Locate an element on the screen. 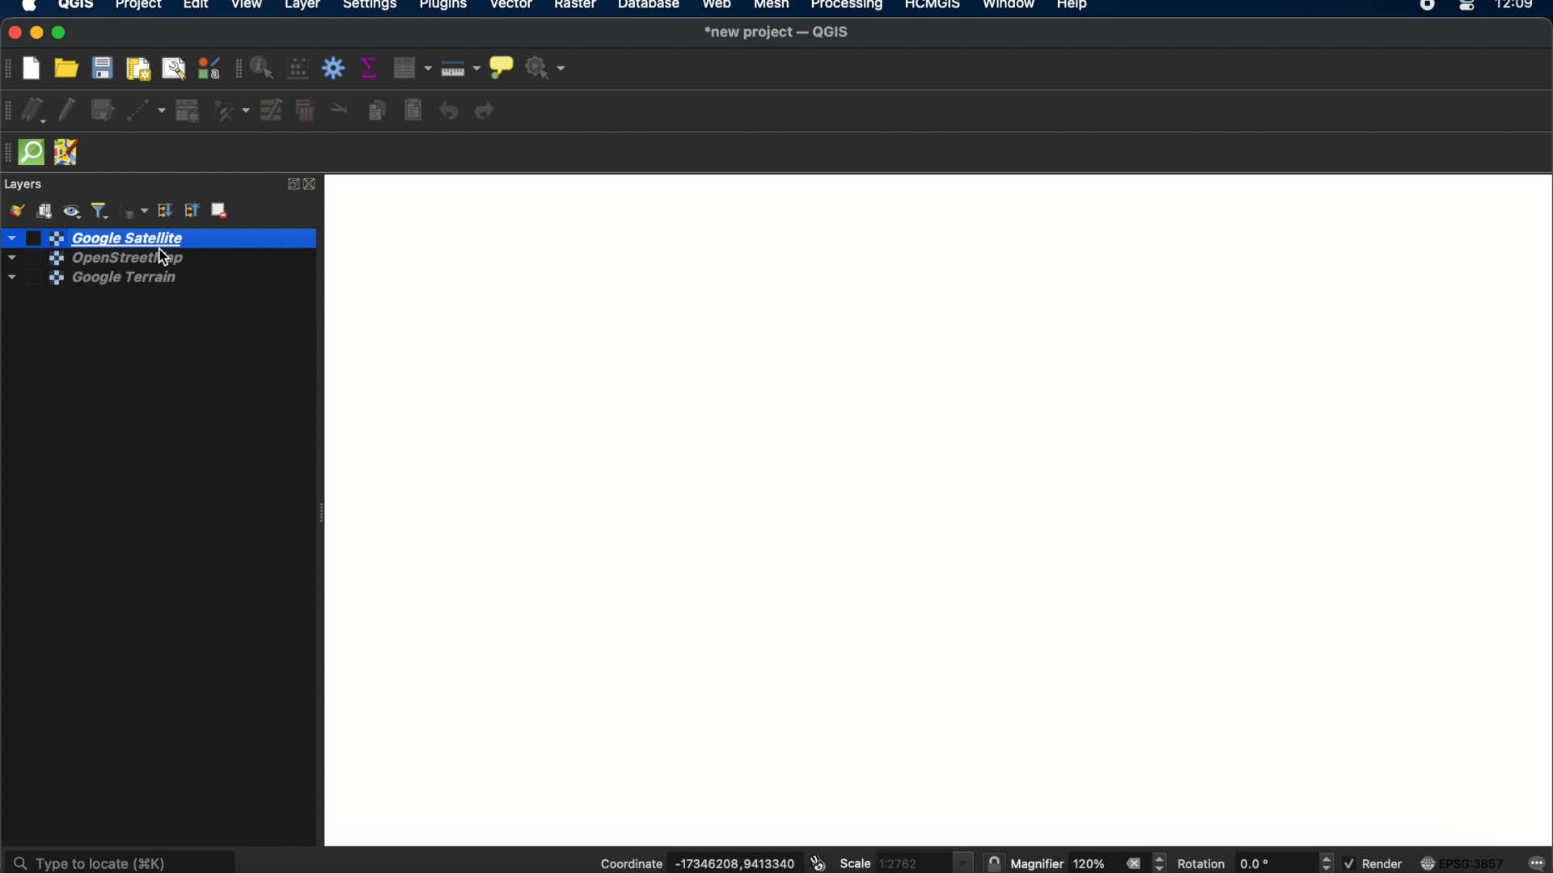 The height and width of the screenshot is (873, 1553). no action selected is located at coordinates (545, 69).